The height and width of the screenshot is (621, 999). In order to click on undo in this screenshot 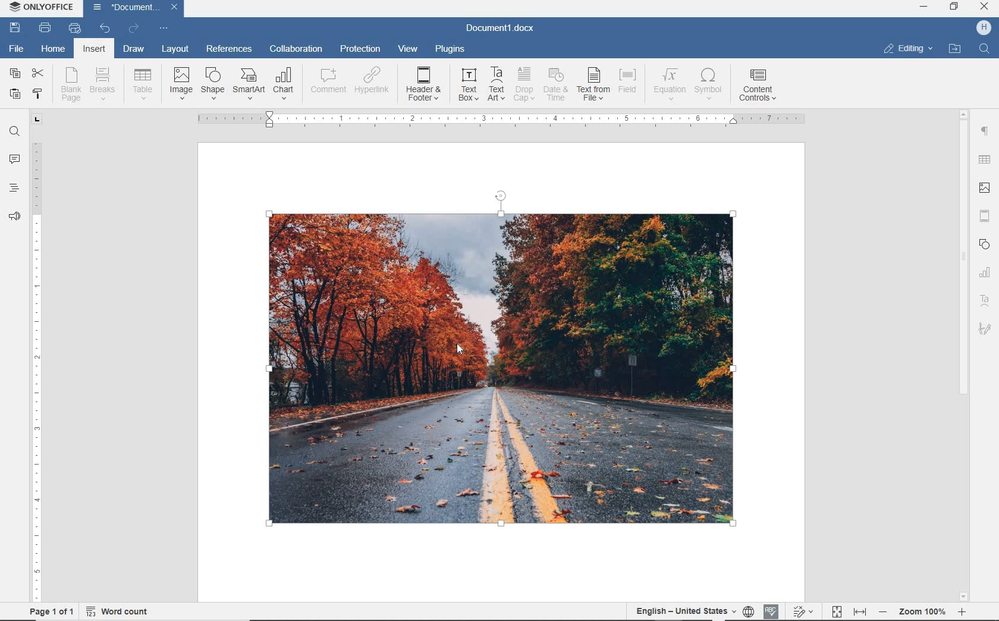, I will do `click(104, 29)`.